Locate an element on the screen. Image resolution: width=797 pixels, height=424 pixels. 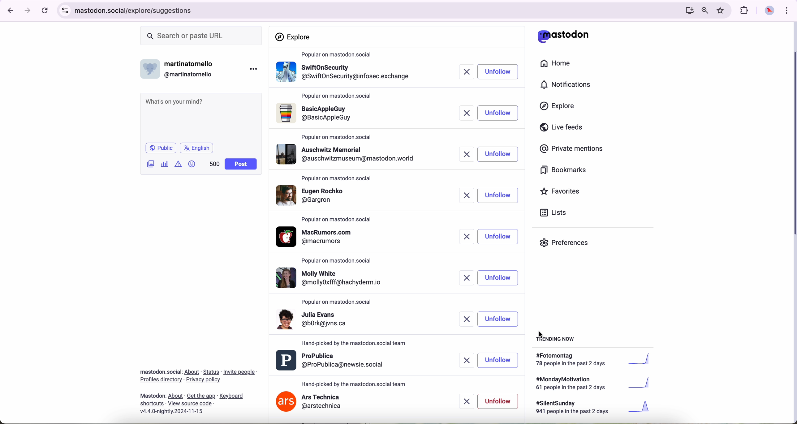
popular on mastodon.social is located at coordinates (339, 55).